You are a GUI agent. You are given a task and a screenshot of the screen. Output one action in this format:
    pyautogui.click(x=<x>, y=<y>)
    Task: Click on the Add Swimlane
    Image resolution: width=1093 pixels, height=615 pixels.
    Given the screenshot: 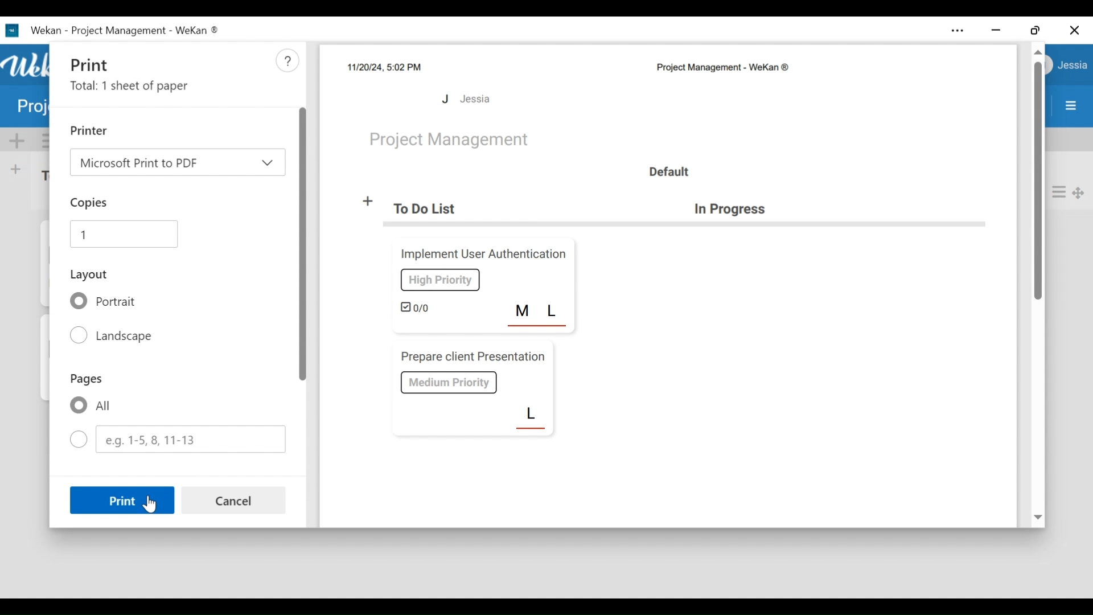 What is the action you would take?
    pyautogui.click(x=18, y=141)
    